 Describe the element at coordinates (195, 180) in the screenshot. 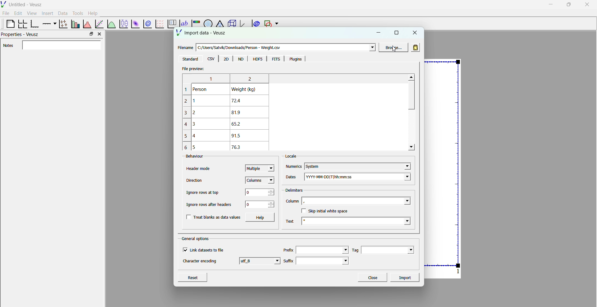

I see `Direction` at that location.